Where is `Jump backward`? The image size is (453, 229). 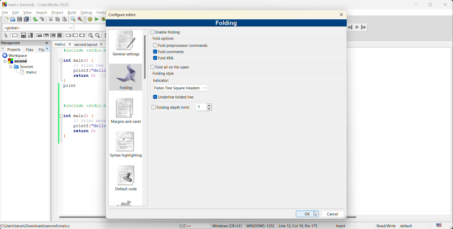 Jump backward is located at coordinates (350, 27).